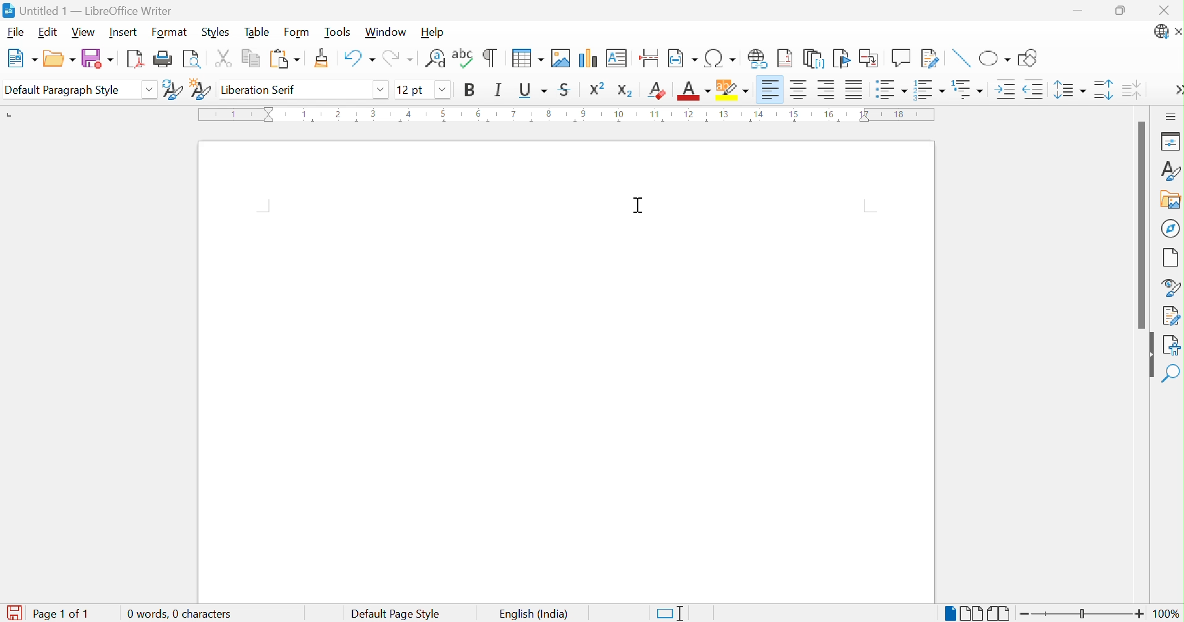 This screenshot has width=1184, height=622. Describe the element at coordinates (587, 57) in the screenshot. I see `Insert chart` at that location.